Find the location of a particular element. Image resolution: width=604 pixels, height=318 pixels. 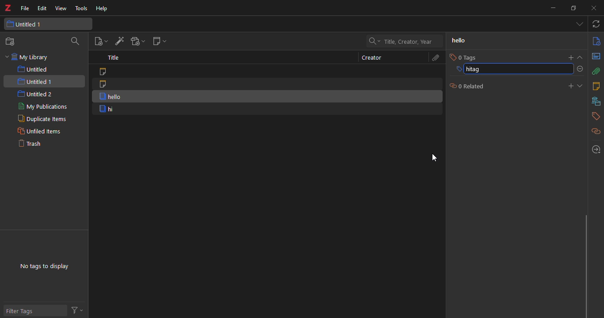

0 tags is located at coordinates (464, 57).